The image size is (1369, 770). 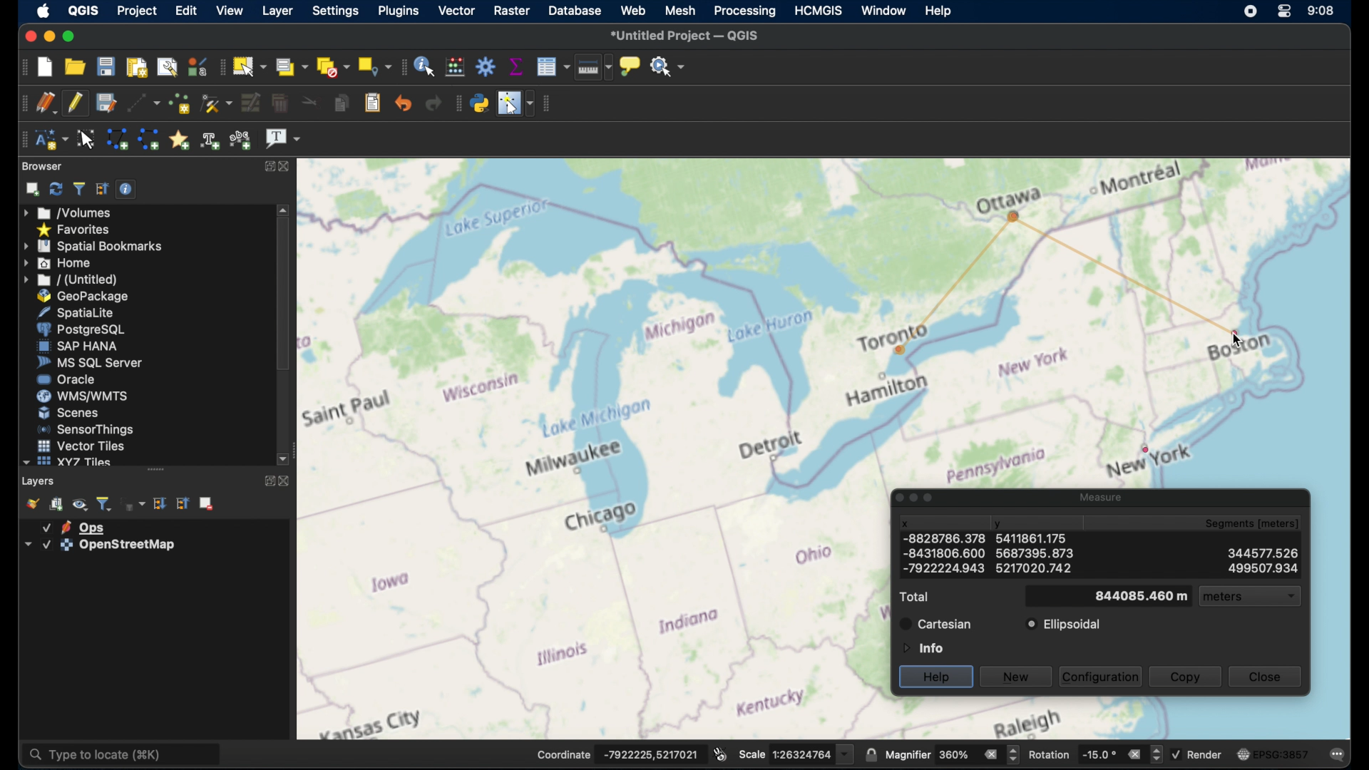 What do you see at coordinates (51, 140) in the screenshot?
I see `new annotation layer` at bounding box center [51, 140].